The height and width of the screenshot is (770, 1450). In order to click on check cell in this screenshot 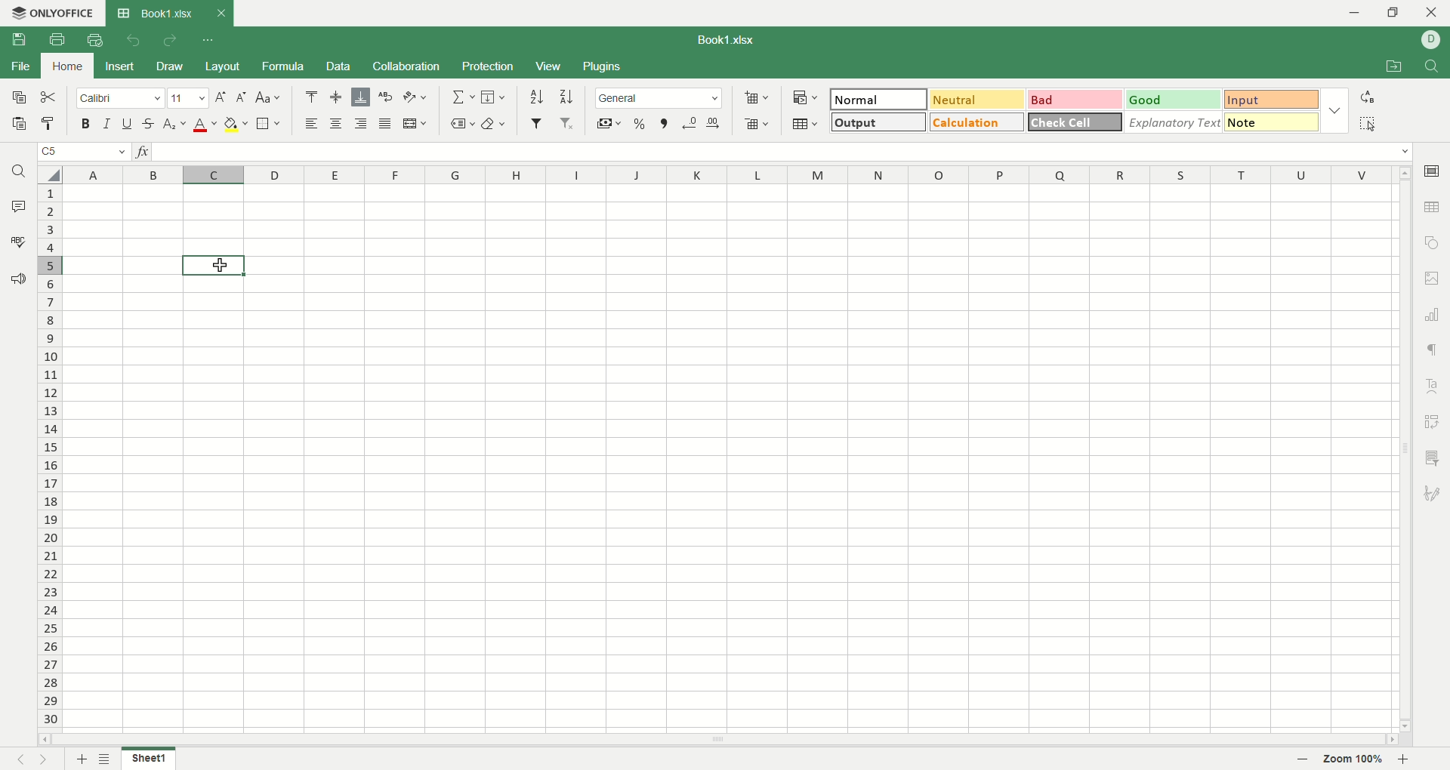, I will do `click(1076, 122)`.